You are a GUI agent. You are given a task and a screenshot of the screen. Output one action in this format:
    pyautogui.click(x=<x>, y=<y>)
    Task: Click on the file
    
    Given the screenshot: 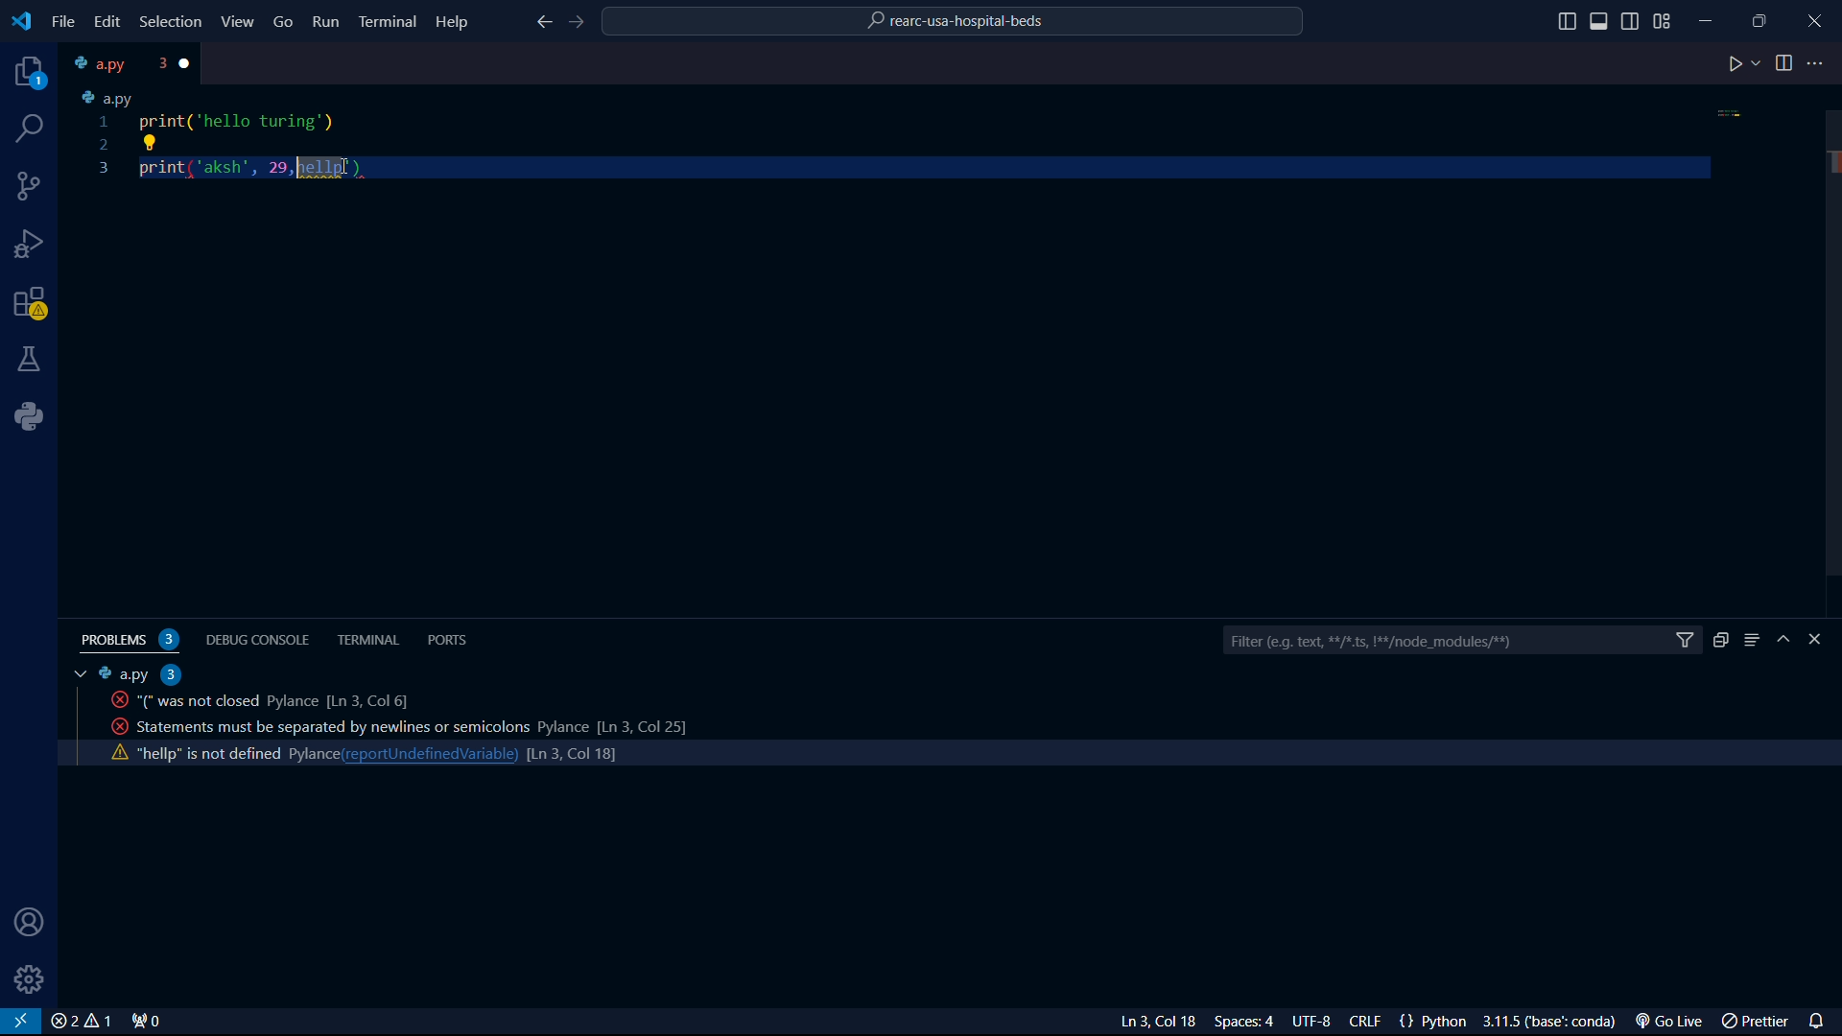 What is the action you would take?
    pyautogui.click(x=63, y=22)
    